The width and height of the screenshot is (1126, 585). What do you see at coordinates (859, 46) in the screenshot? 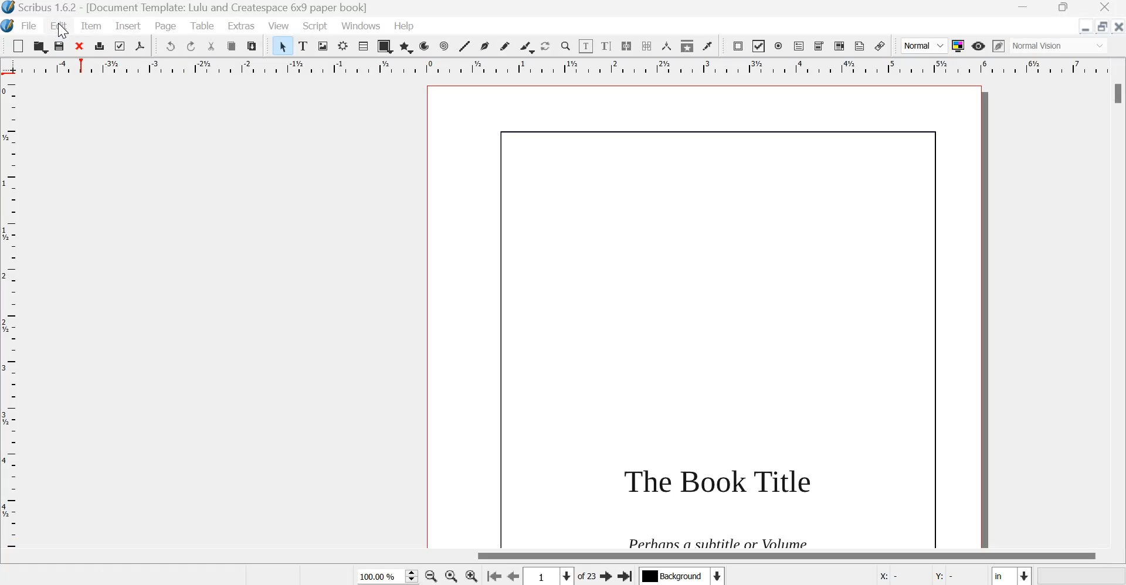
I see `Text annotation` at bounding box center [859, 46].